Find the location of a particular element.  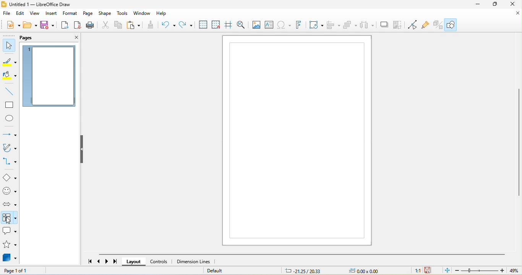

image is located at coordinates (257, 25).